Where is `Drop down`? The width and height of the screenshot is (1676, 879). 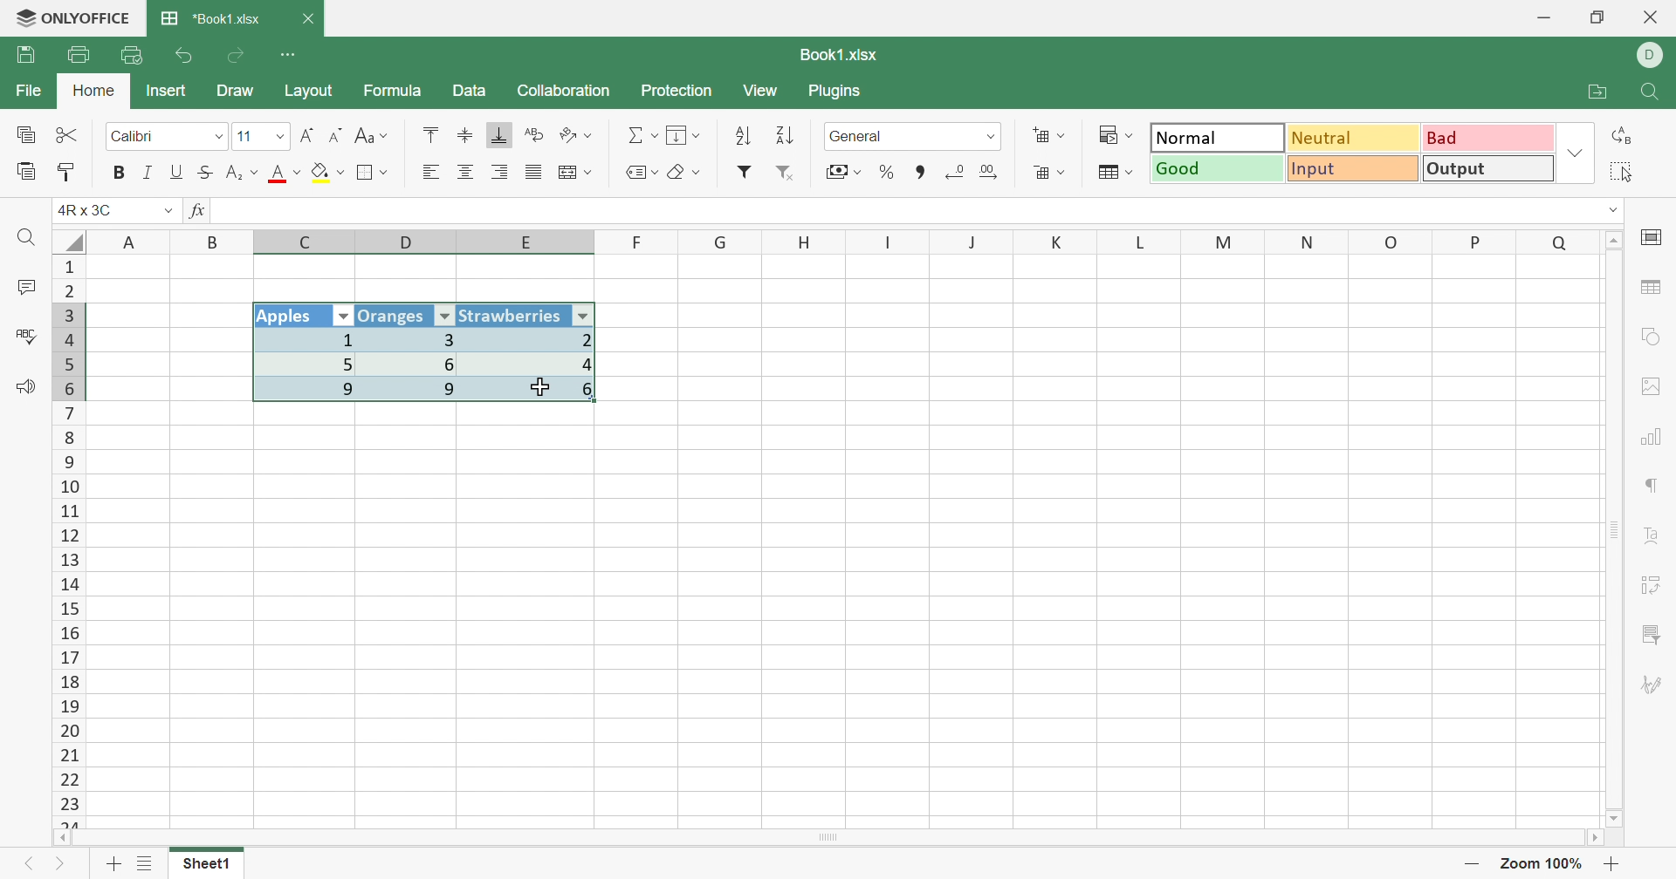
Drop down is located at coordinates (992, 136).